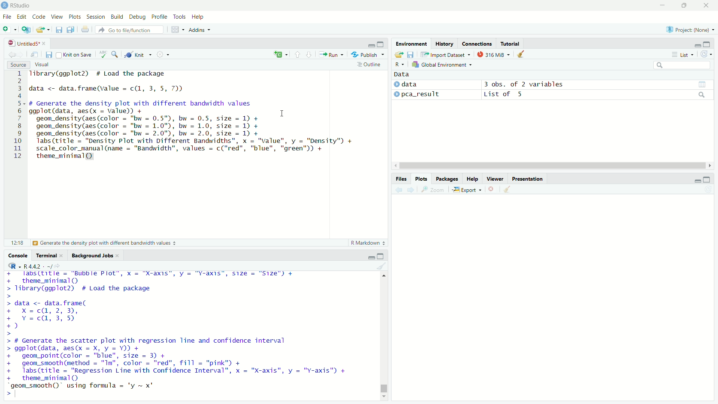 The height and width of the screenshot is (404, 718). I want to click on Generate the density plot with different bandwidth values, so click(104, 243).